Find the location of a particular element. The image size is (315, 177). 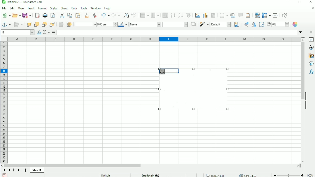

Restore down is located at coordinates (300, 3).